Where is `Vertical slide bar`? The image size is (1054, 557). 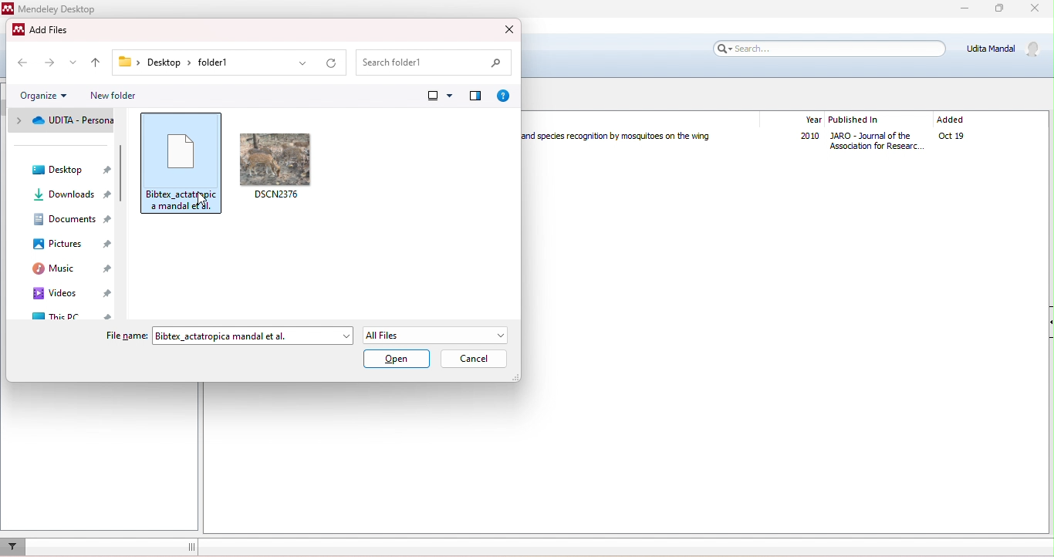
Vertical slide bar is located at coordinates (120, 173).